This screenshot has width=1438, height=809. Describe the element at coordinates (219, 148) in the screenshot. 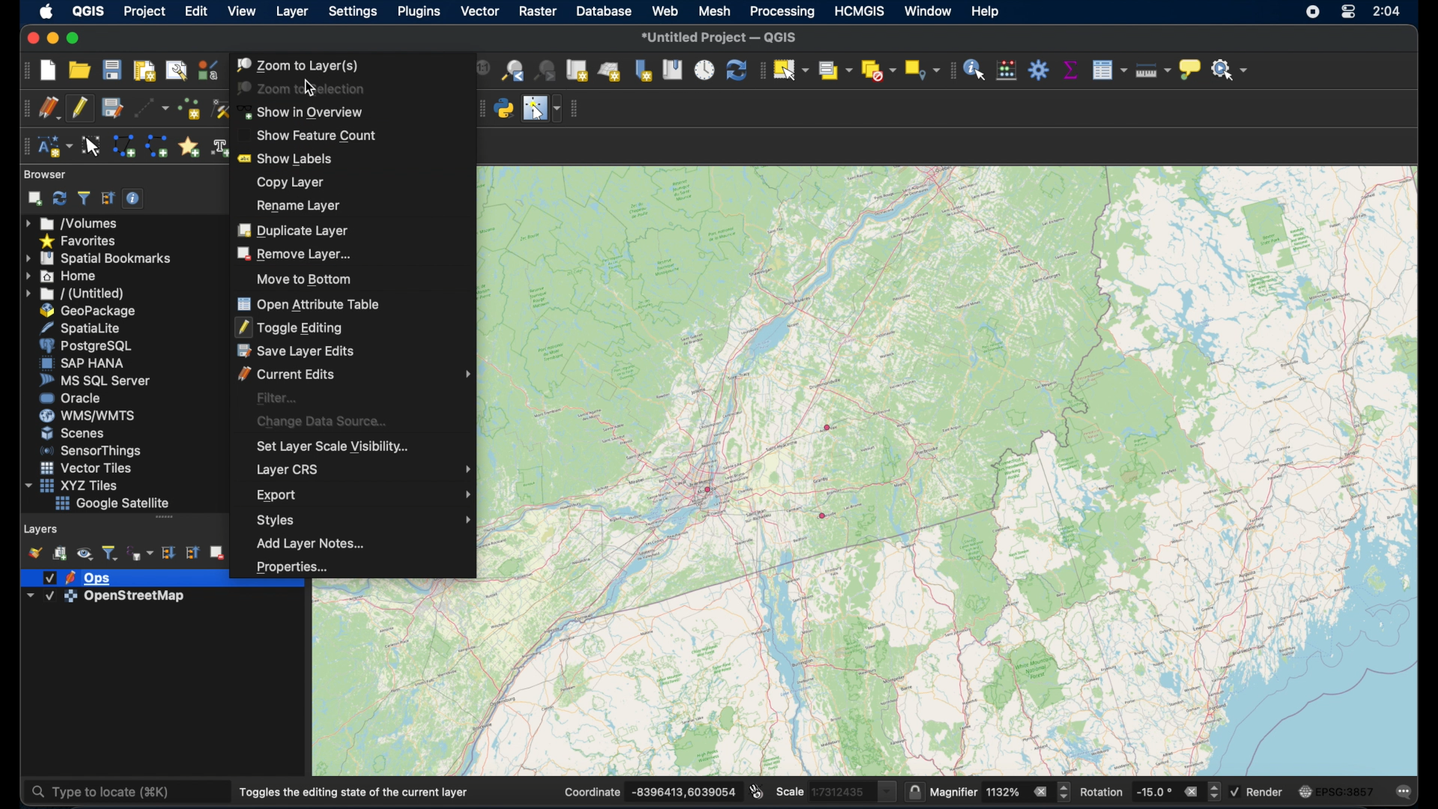

I see `create text annotation at point` at that location.